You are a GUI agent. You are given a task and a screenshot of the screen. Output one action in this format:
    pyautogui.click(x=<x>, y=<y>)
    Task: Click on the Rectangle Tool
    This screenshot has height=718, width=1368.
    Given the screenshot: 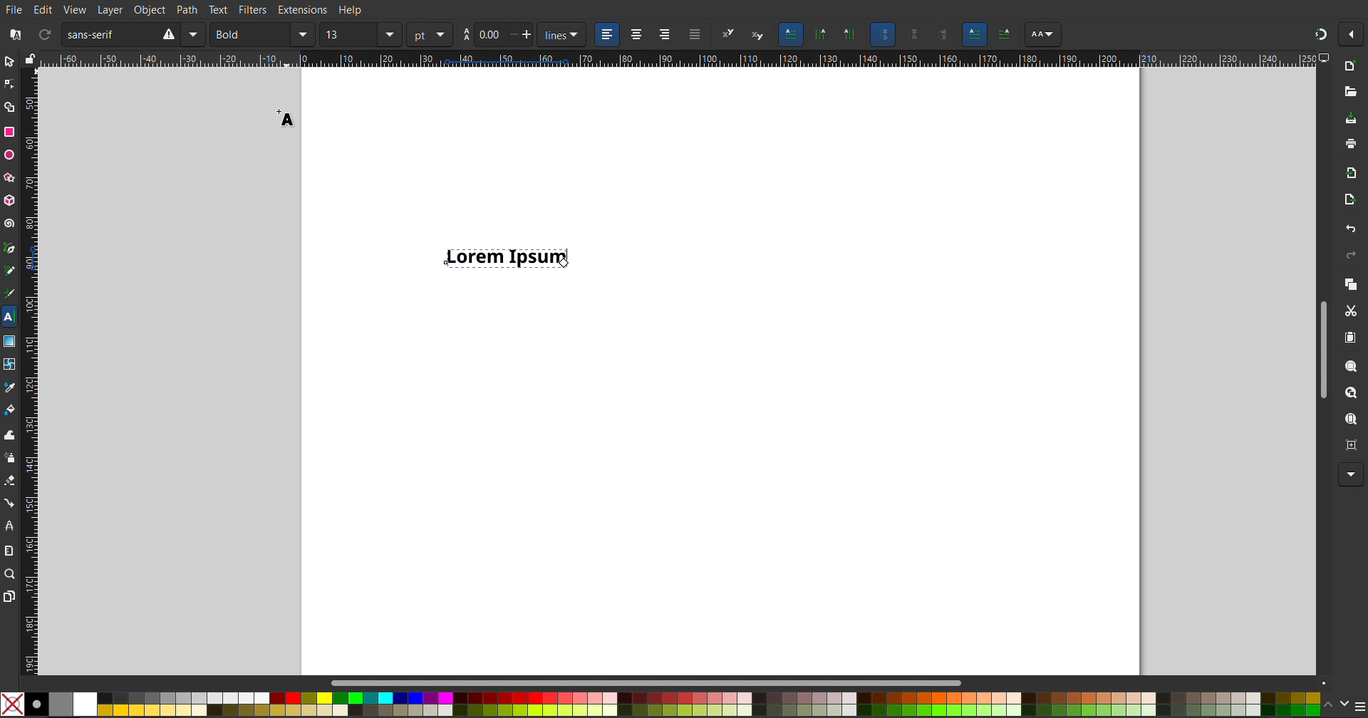 What is the action you would take?
    pyautogui.click(x=10, y=132)
    